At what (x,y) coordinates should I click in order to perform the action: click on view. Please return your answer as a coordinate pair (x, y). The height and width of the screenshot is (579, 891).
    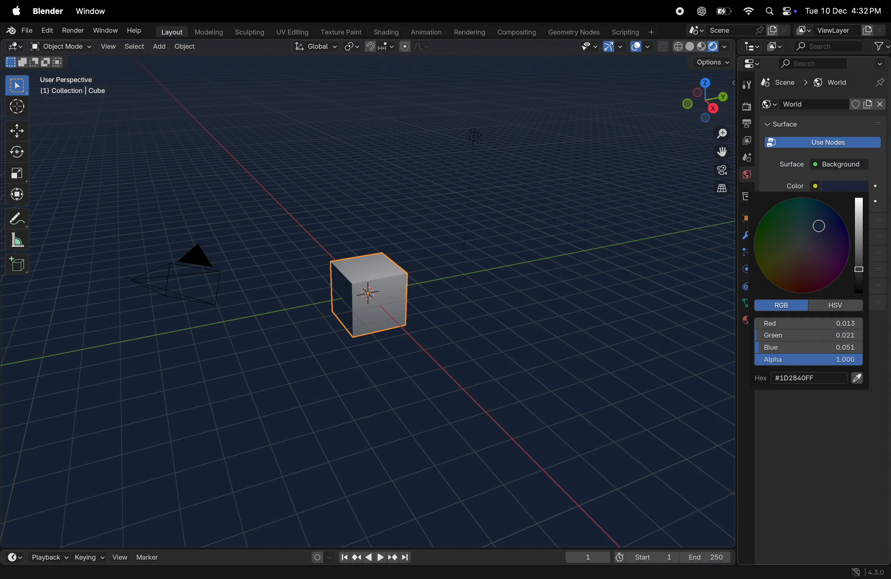
    Looking at the image, I should click on (120, 556).